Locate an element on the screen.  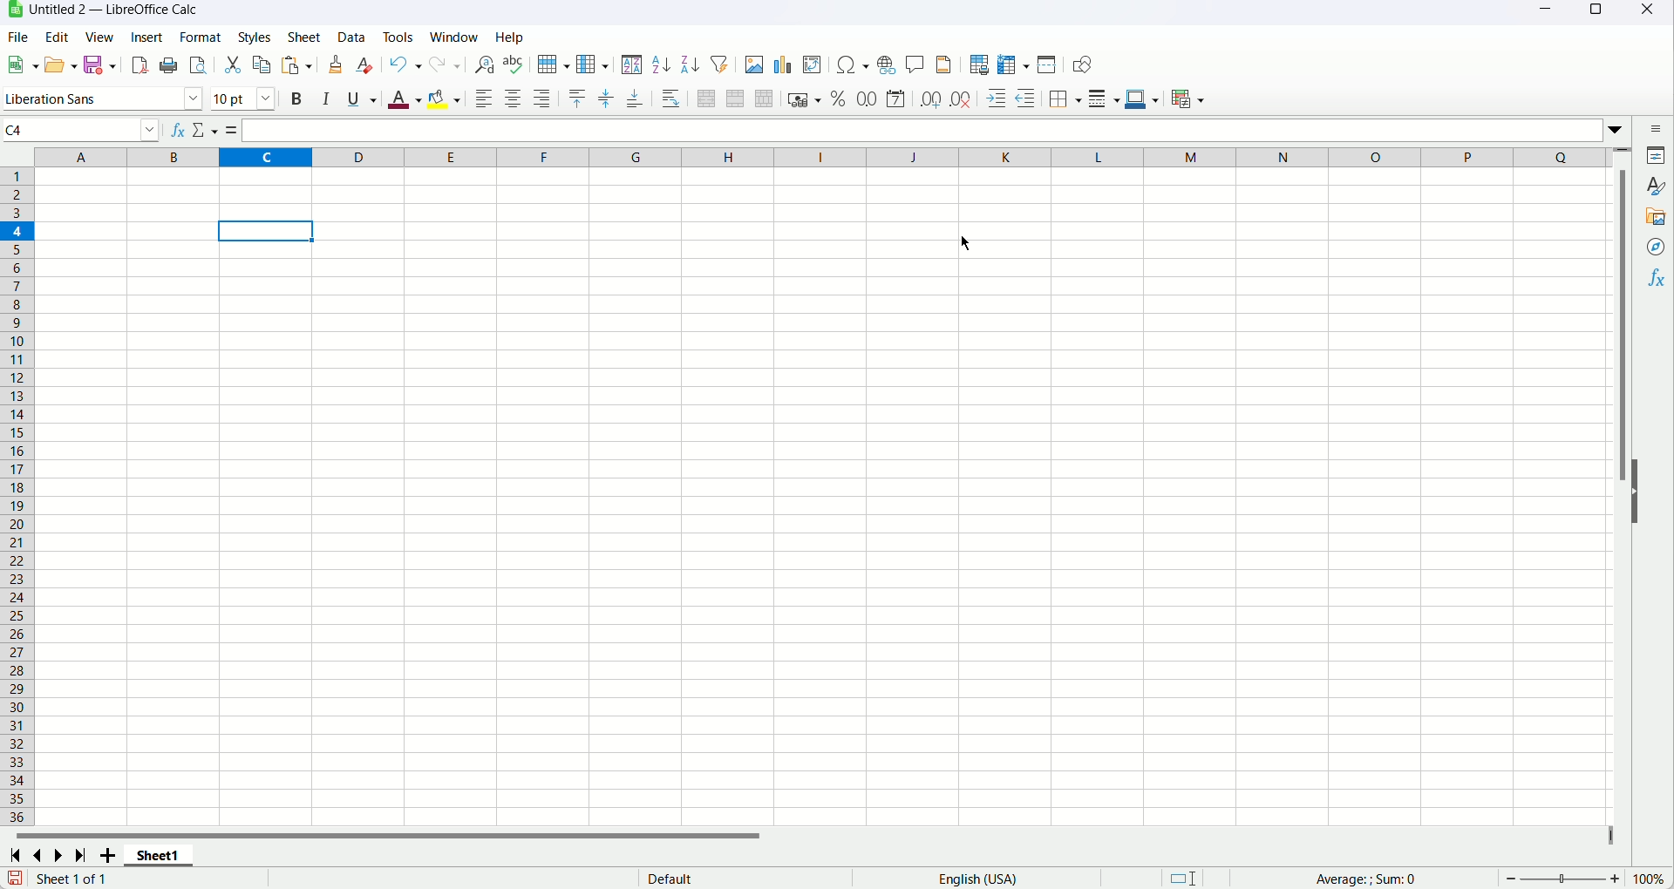
Help is located at coordinates (510, 37).